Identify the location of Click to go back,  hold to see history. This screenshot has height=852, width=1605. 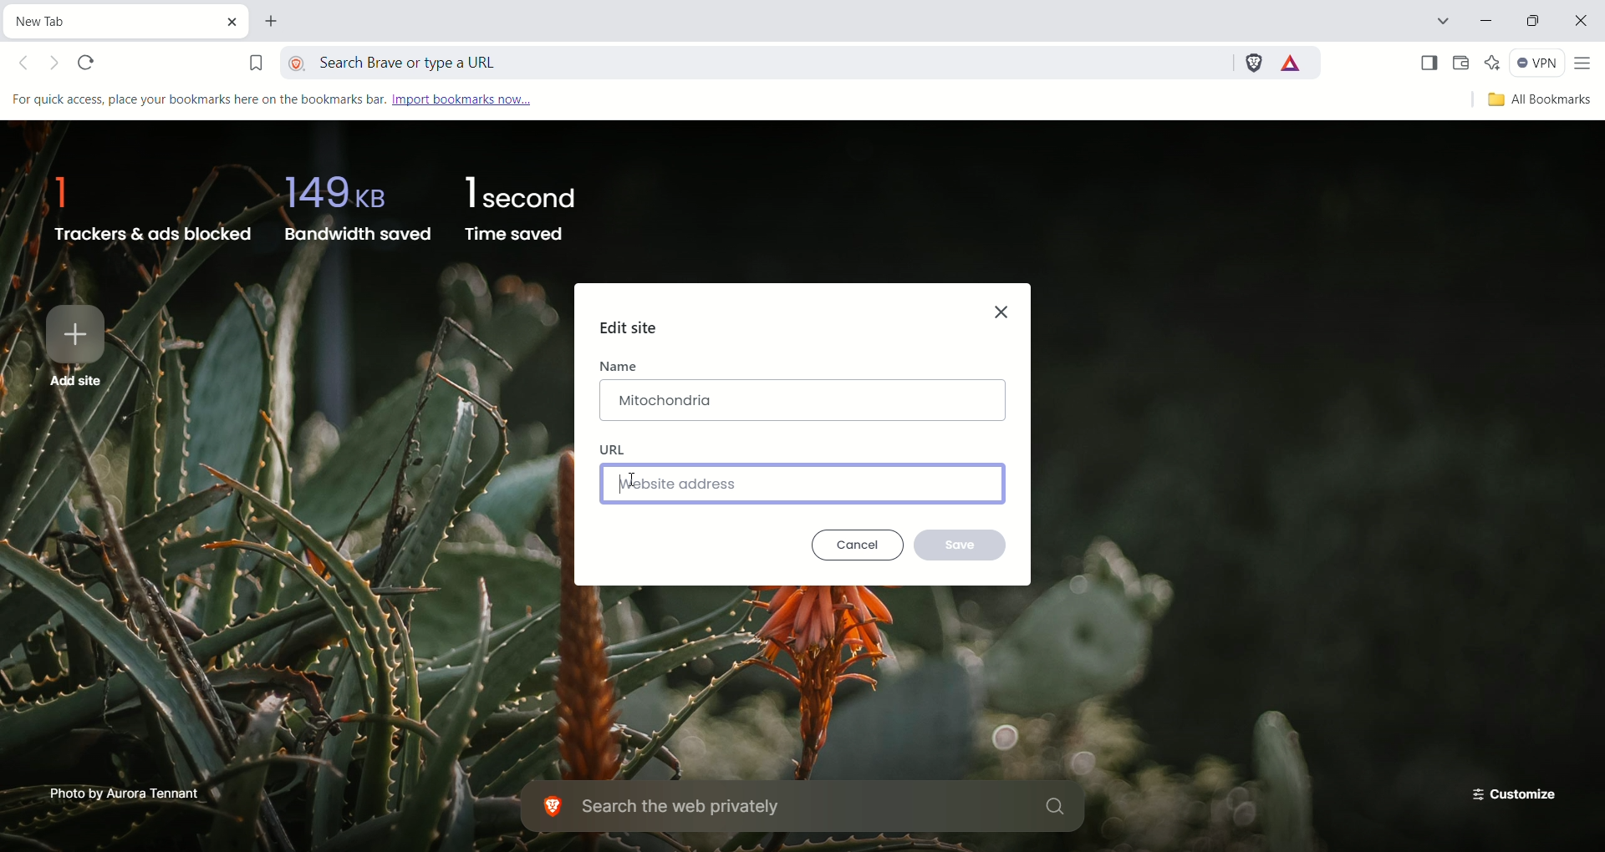
(29, 65).